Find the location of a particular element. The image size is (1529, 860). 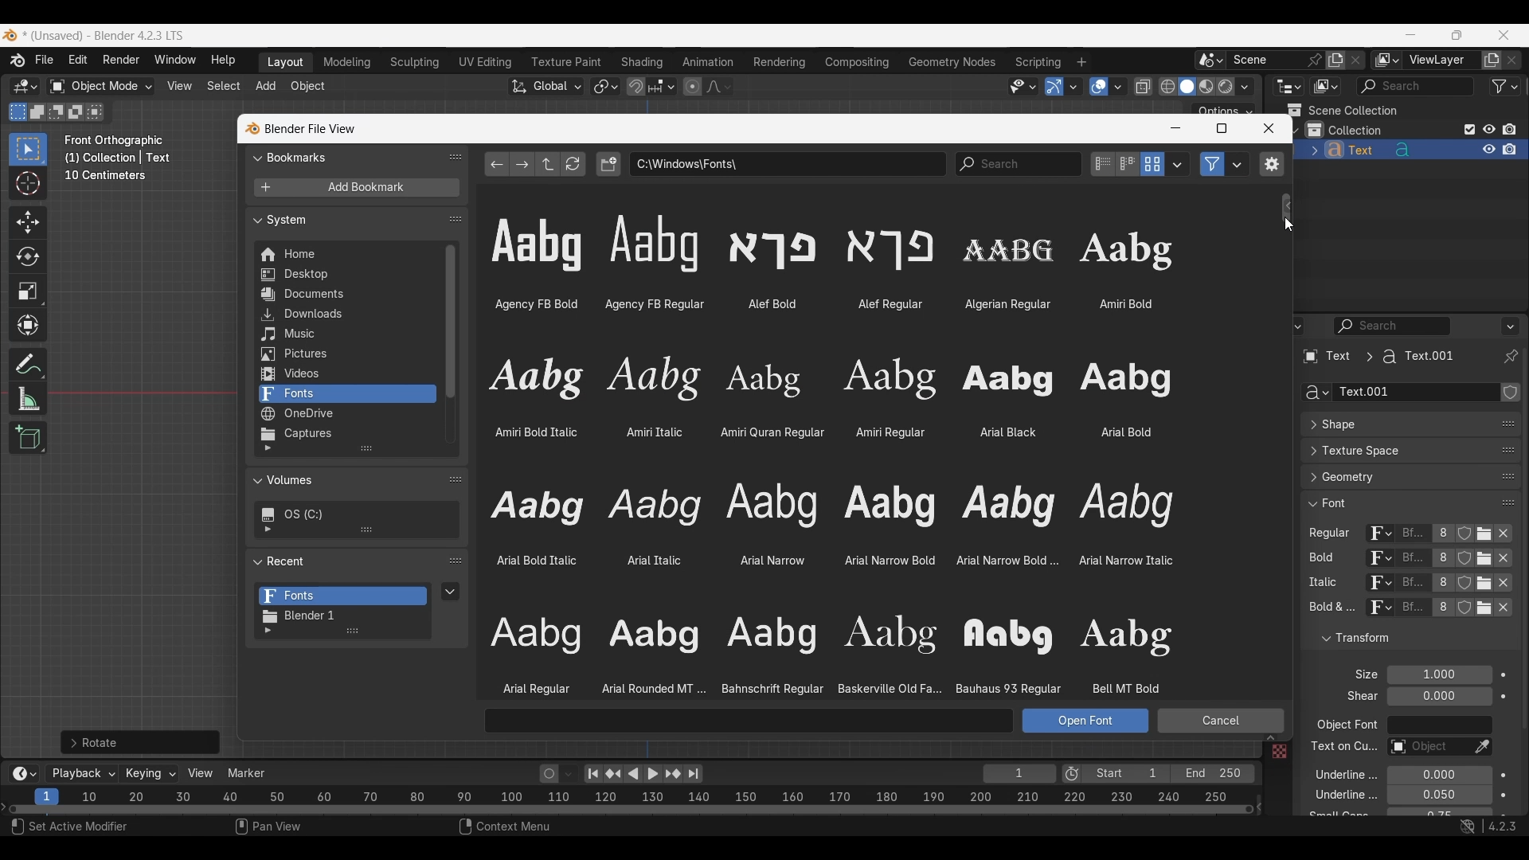

Jump to end point is located at coordinates (694, 774).